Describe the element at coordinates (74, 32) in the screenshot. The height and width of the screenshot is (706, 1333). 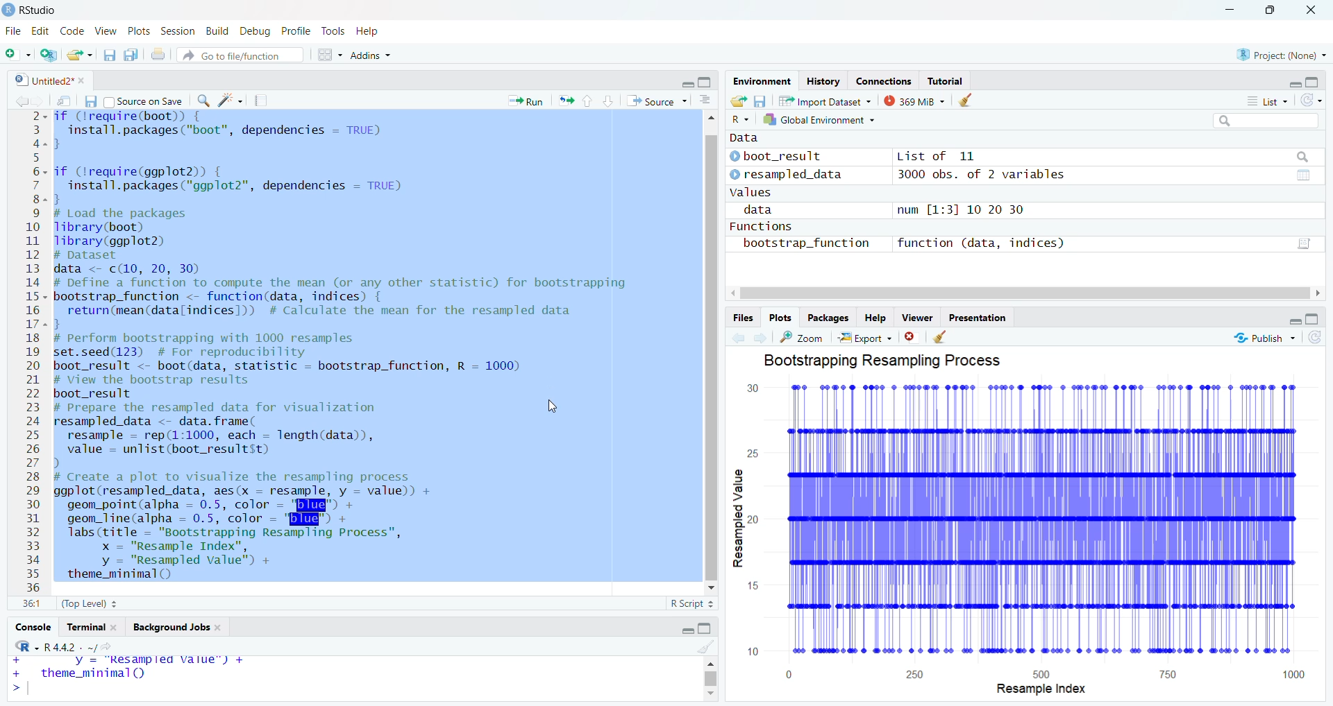
I see `code` at that location.